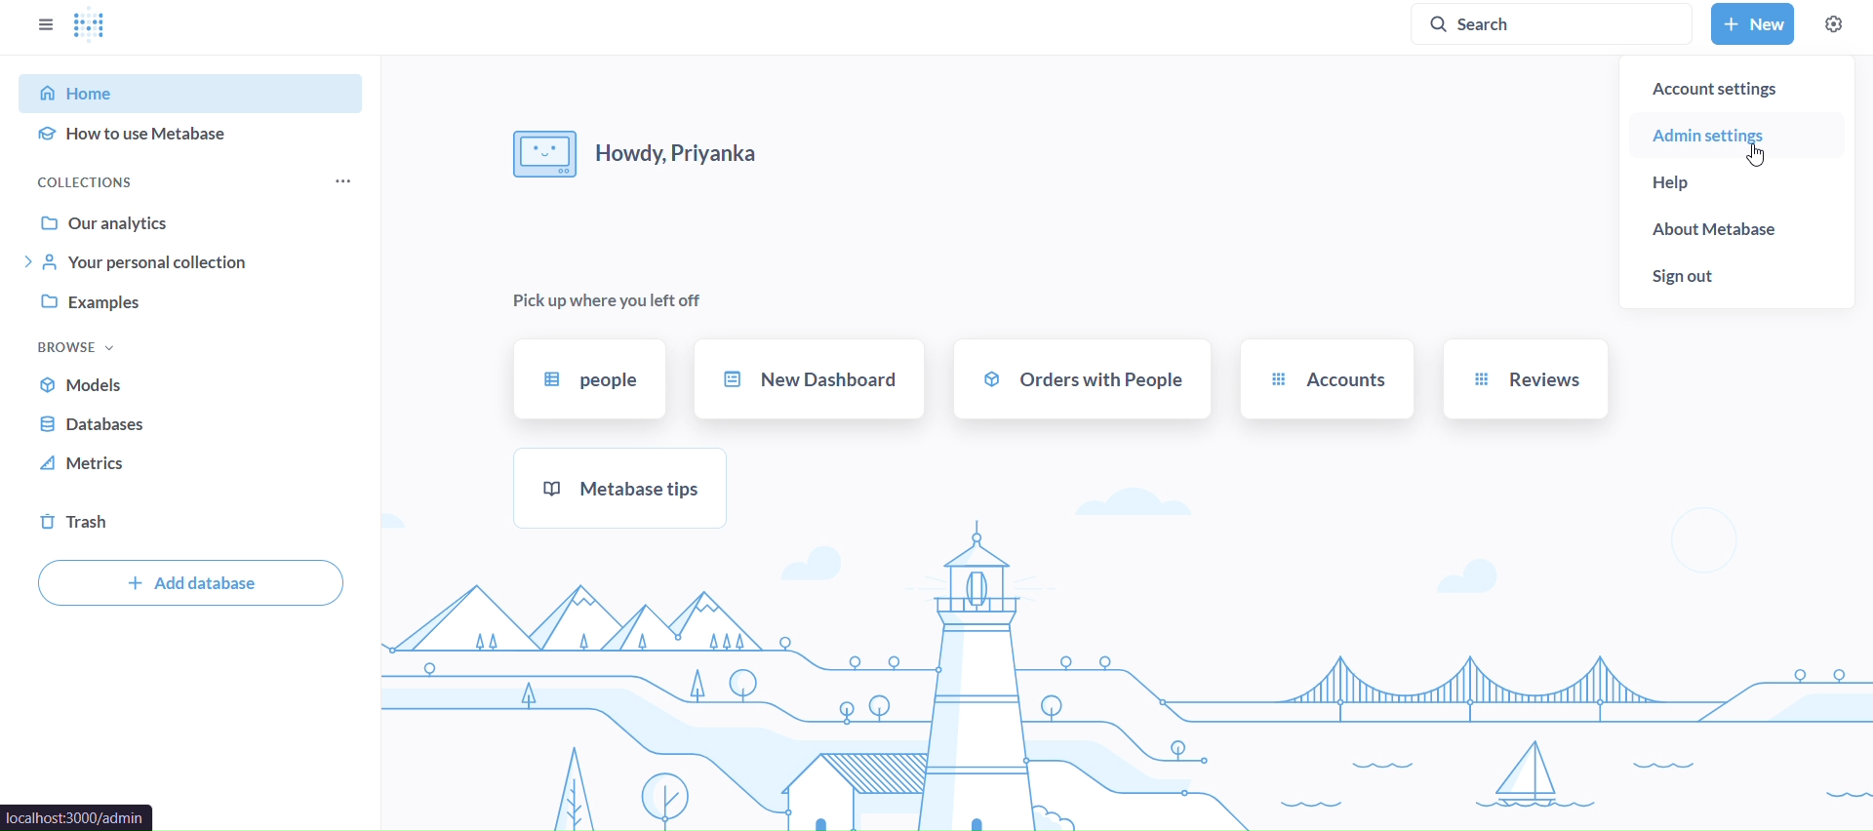  What do you see at coordinates (195, 220) in the screenshot?
I see `our analytics` at bounding box center [195, 220].